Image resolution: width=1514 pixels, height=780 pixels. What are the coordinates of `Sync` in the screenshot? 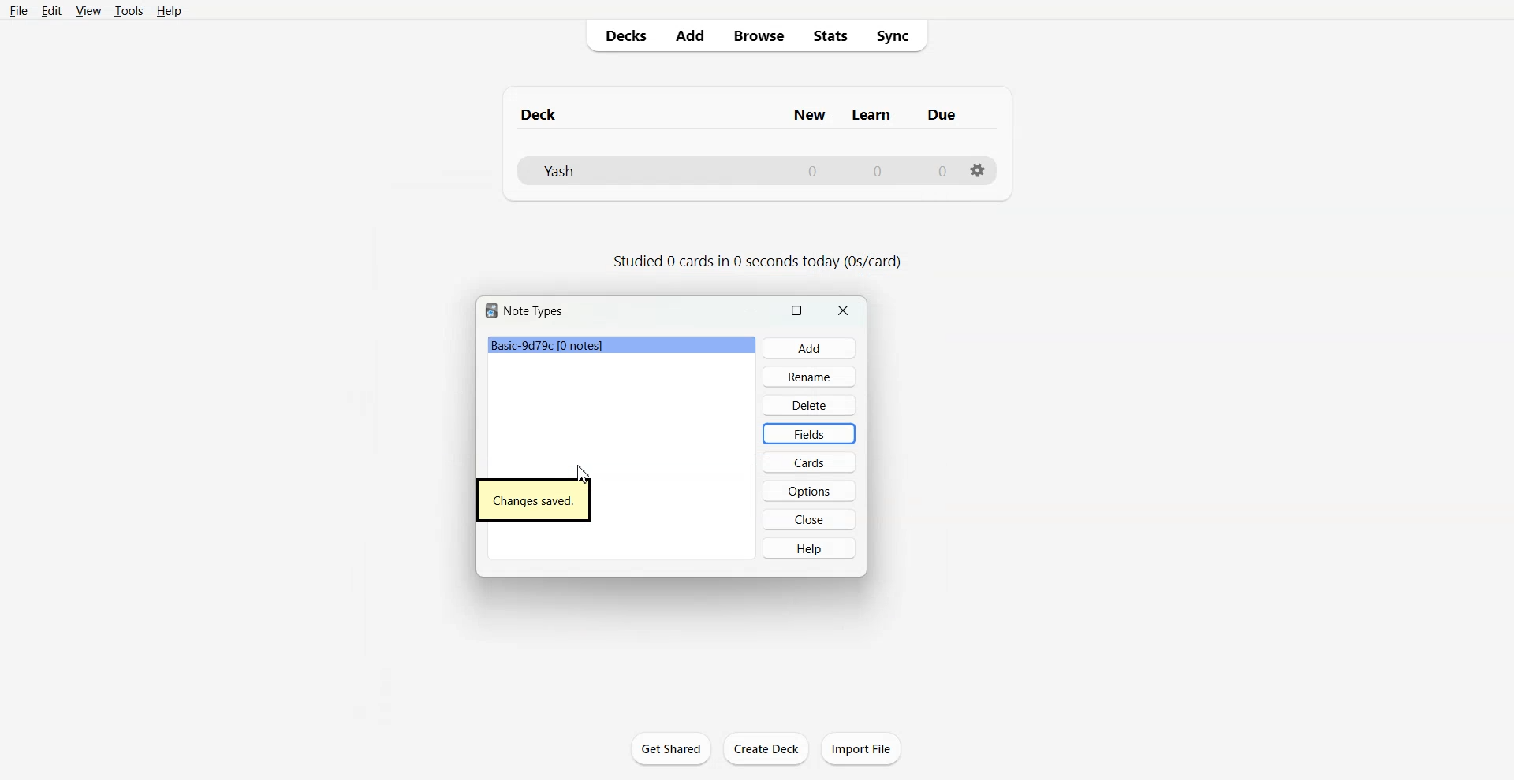 It's located at (898, 36).